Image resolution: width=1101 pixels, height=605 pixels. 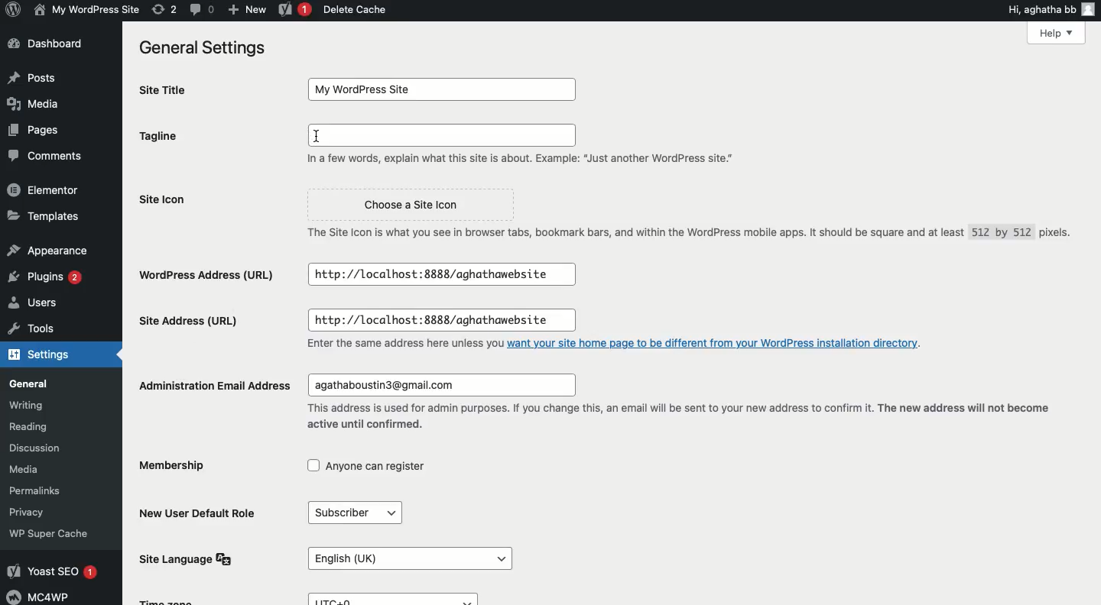 I want to click on General, so click(x=50, y=383).